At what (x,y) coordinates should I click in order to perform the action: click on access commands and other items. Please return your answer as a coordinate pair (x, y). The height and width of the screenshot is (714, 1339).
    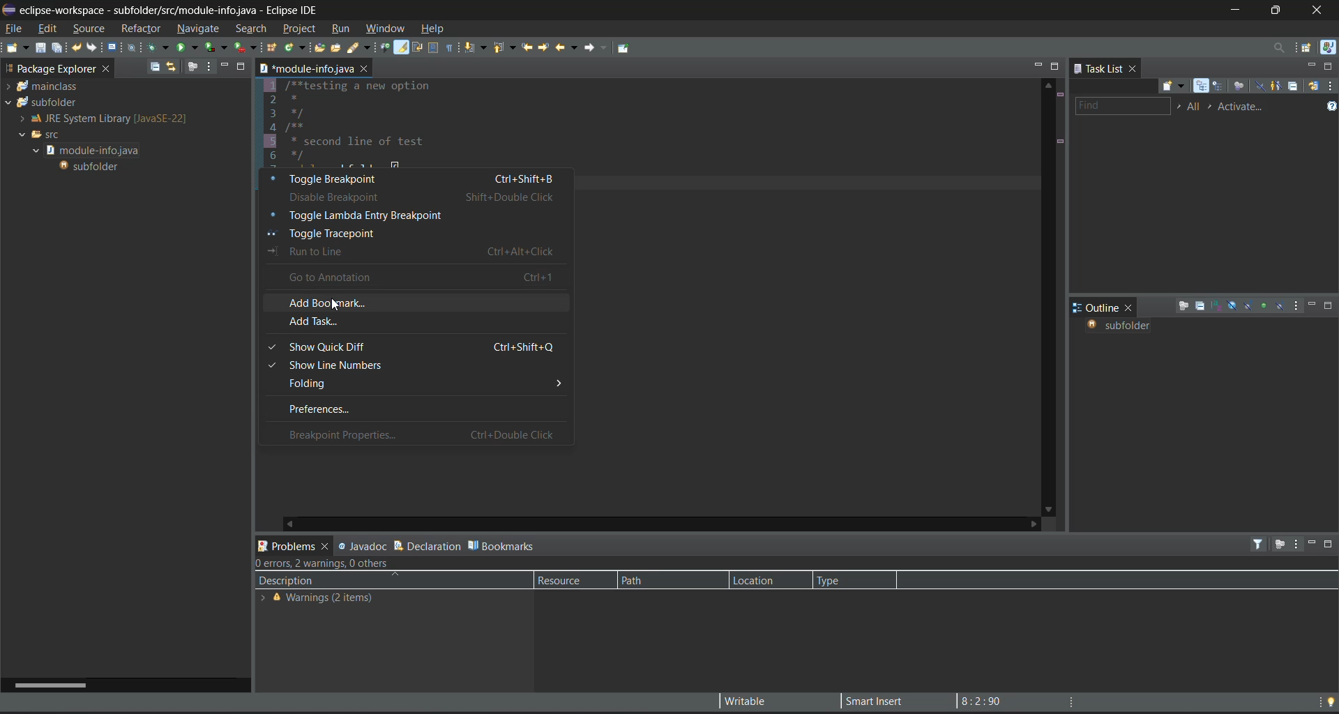
    Looking at the image, I should click on (1278, 47).